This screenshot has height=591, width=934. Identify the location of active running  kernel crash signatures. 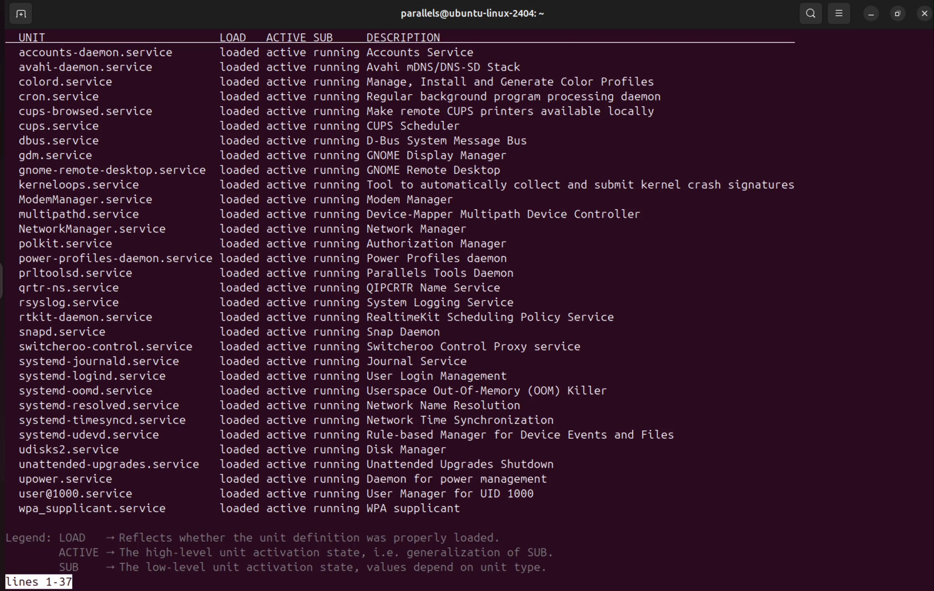
(534, 185).